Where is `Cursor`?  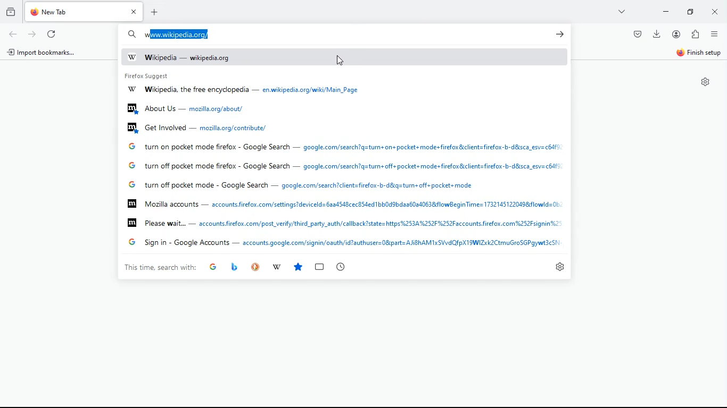
Cursor is located at coordinates (342, 61).